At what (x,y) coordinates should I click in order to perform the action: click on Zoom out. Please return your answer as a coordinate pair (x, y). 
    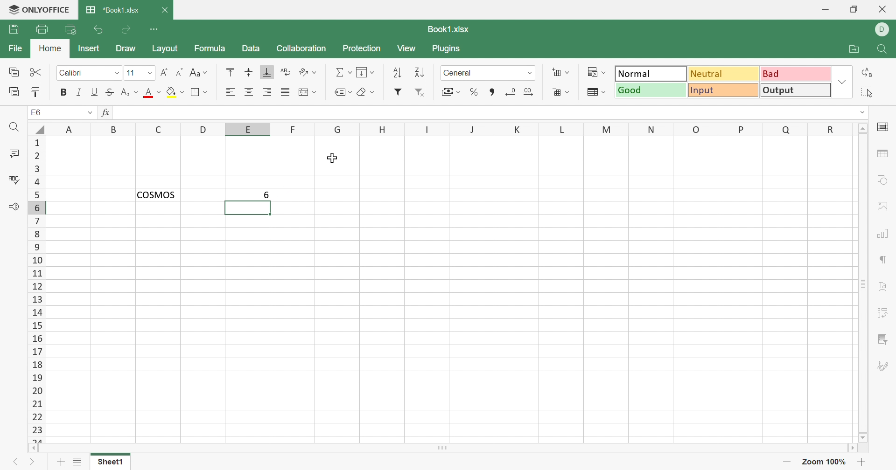
    Looking at the image, I should click on (786, 461).